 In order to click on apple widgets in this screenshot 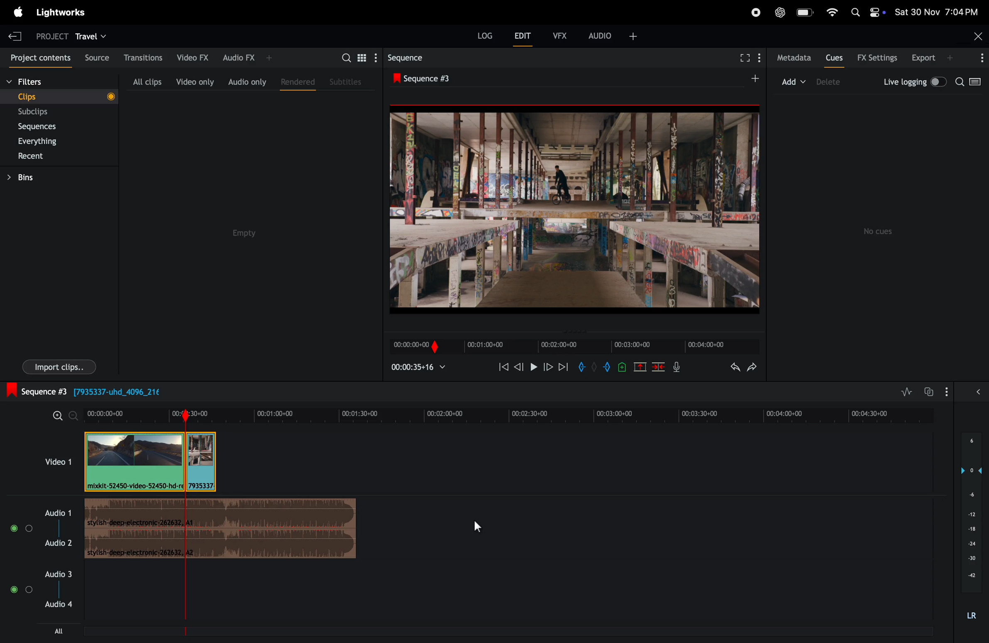, I will do `click(868, 11)`.